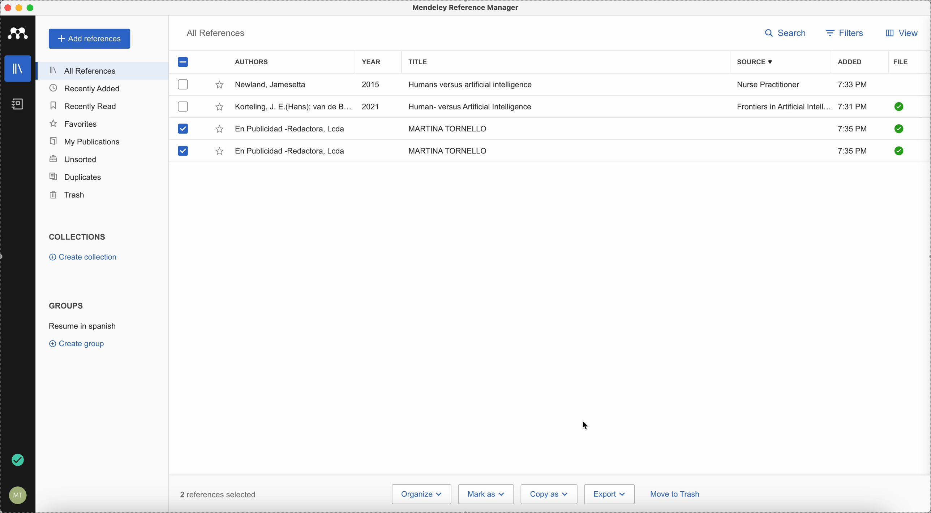  What do you see at coordinates (100, 71) in the screenshot?
I see `all references` at bounding box center [100, 71].